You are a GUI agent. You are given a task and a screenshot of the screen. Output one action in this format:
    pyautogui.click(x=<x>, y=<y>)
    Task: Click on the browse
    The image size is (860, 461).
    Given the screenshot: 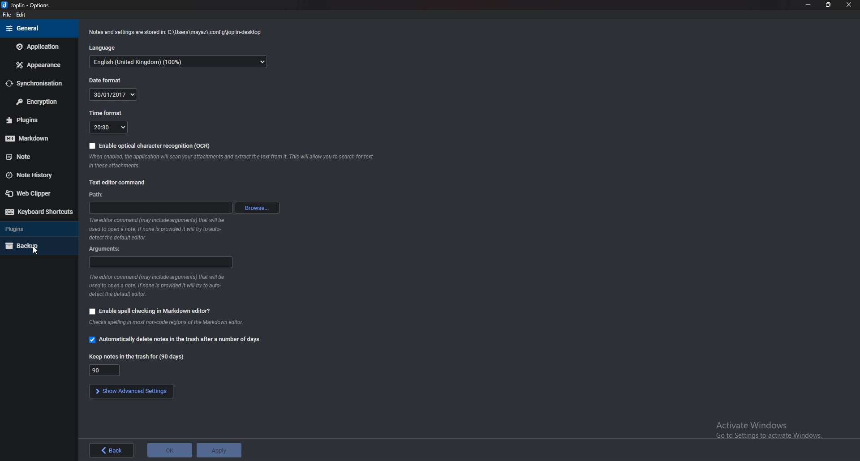 What is the action you would take?
    pyautogui.click(x=258, y=208)
    